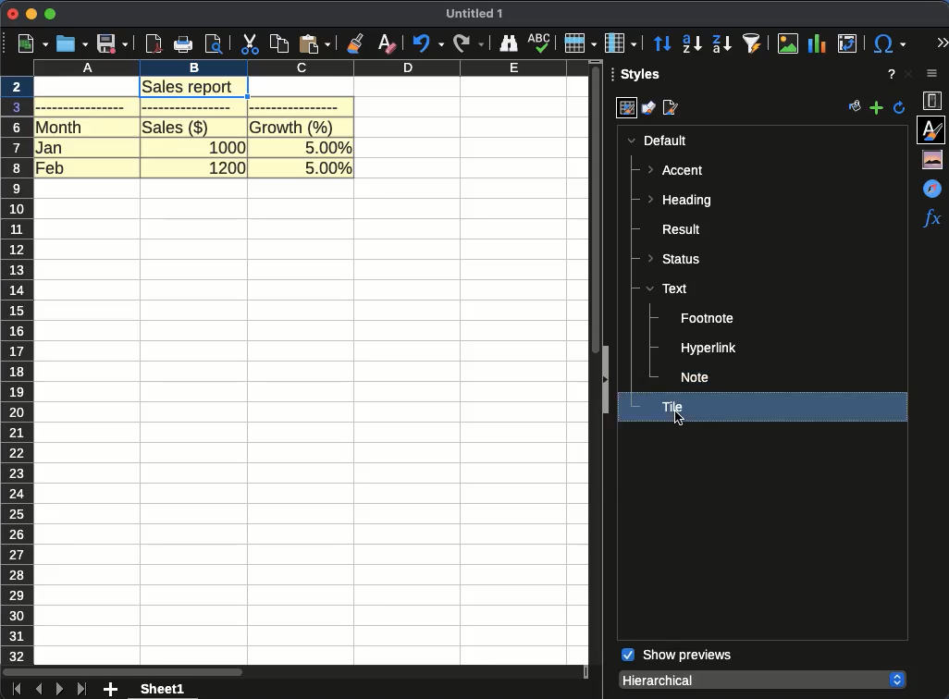  I want to click on footnote, so click(708, 319).